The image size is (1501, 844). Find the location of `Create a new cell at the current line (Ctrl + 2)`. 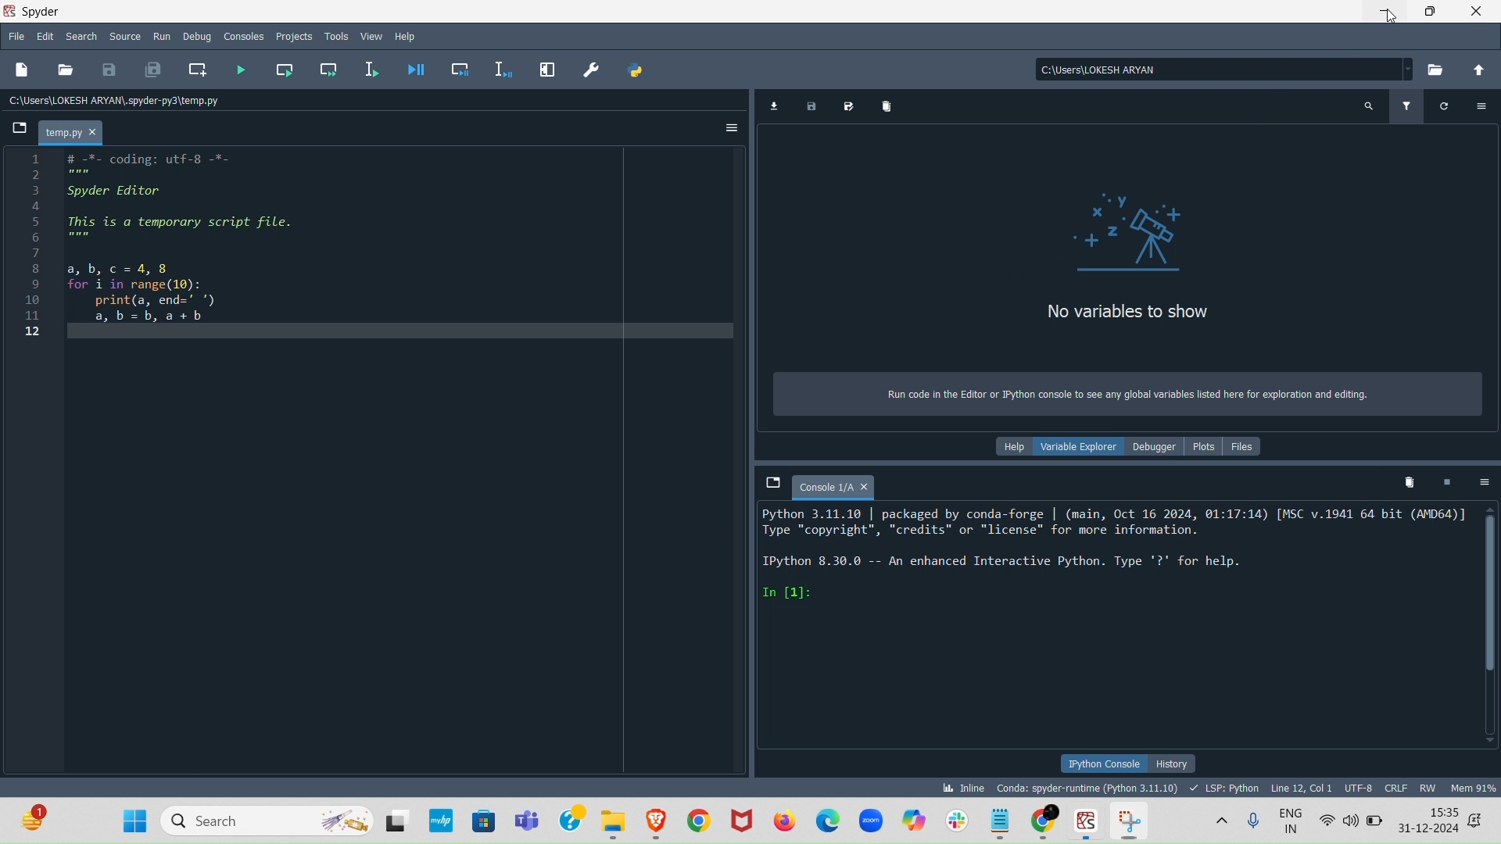

Create a new cell at the current line (Ctrl + 2) is located at coordinates (195, 70).